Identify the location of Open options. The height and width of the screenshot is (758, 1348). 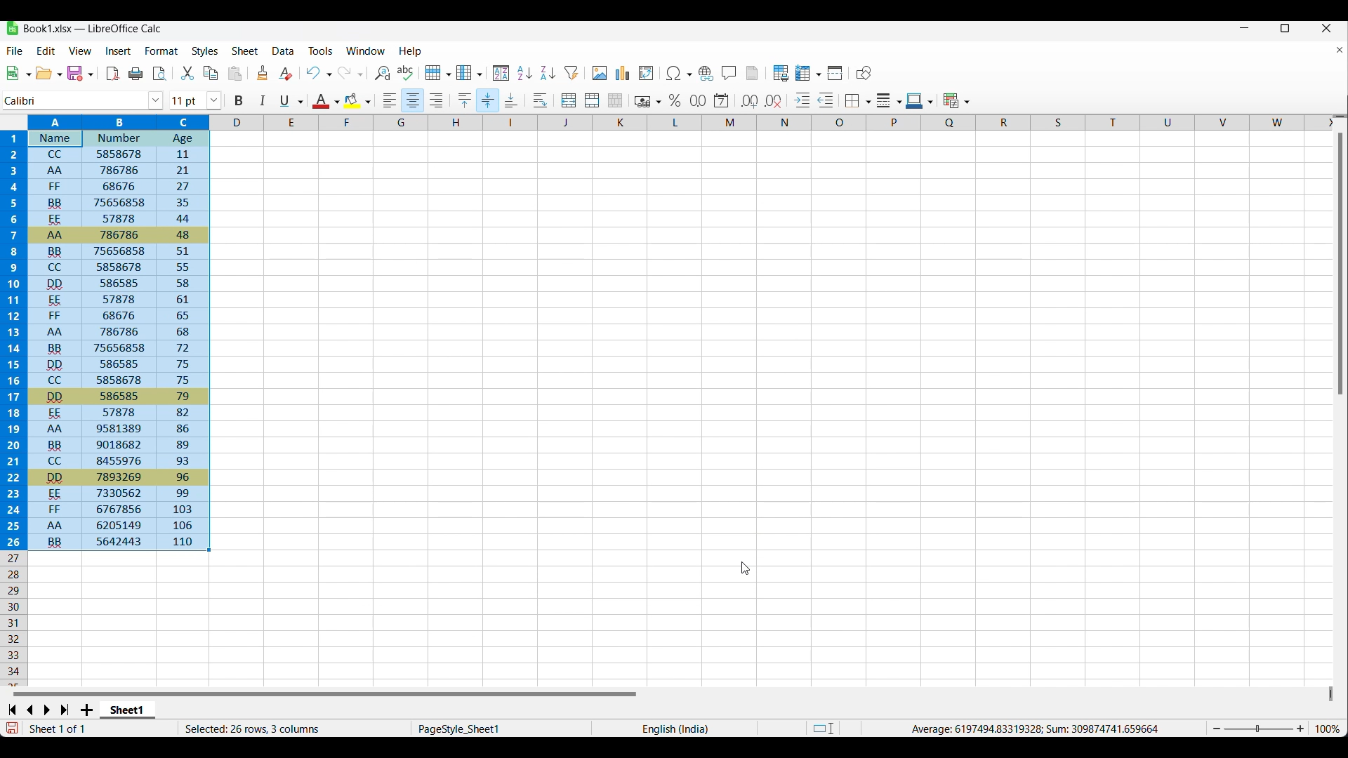
(48, 73).